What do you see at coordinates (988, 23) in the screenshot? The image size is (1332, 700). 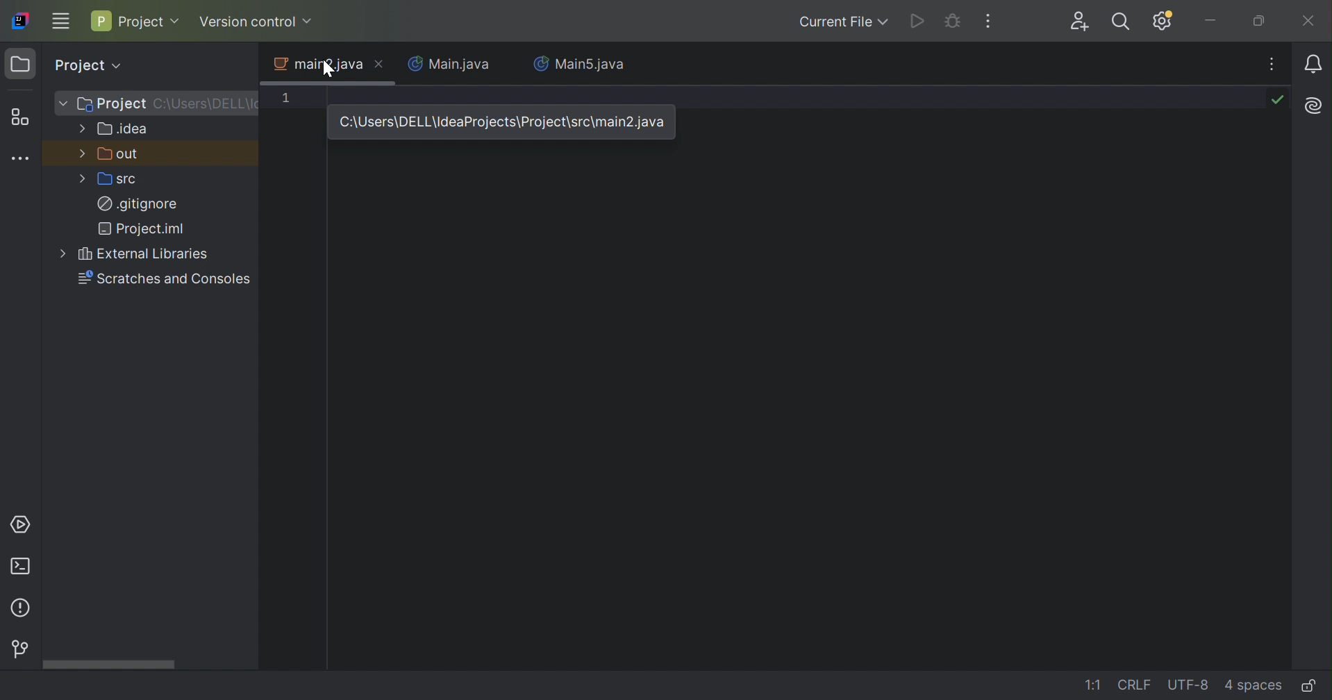 I see `More actions` at bounding box center [988, 23].